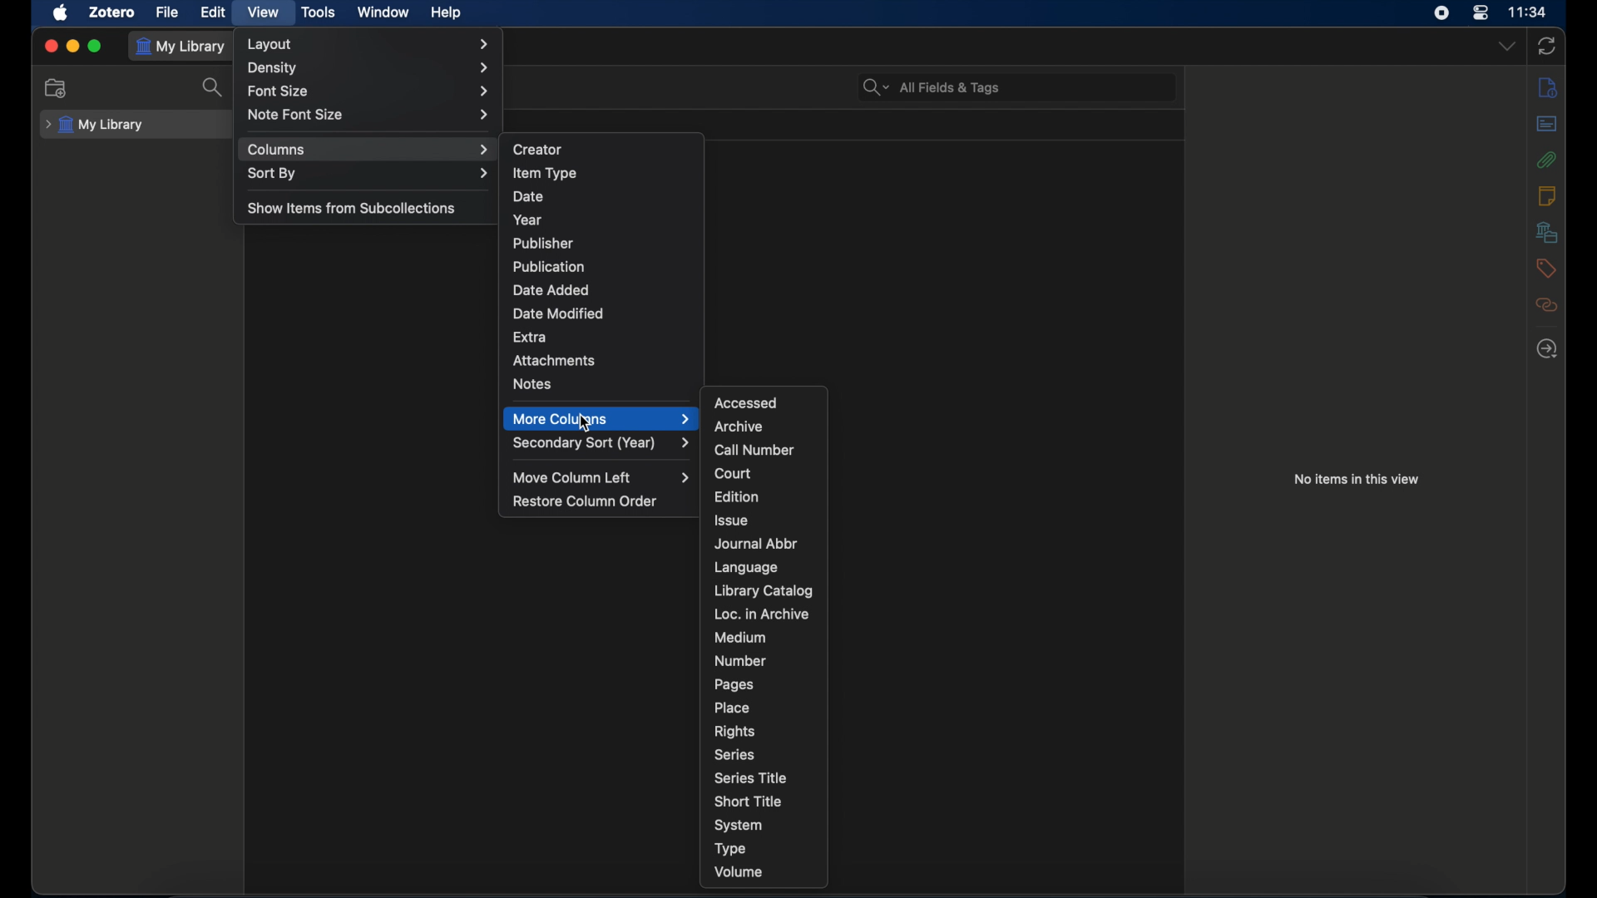 This screenshot has height=898, width=1597. What do you see at coordinates (747, 403) in the screenshot?
I see `accessed` at bounding box center [747, 403].